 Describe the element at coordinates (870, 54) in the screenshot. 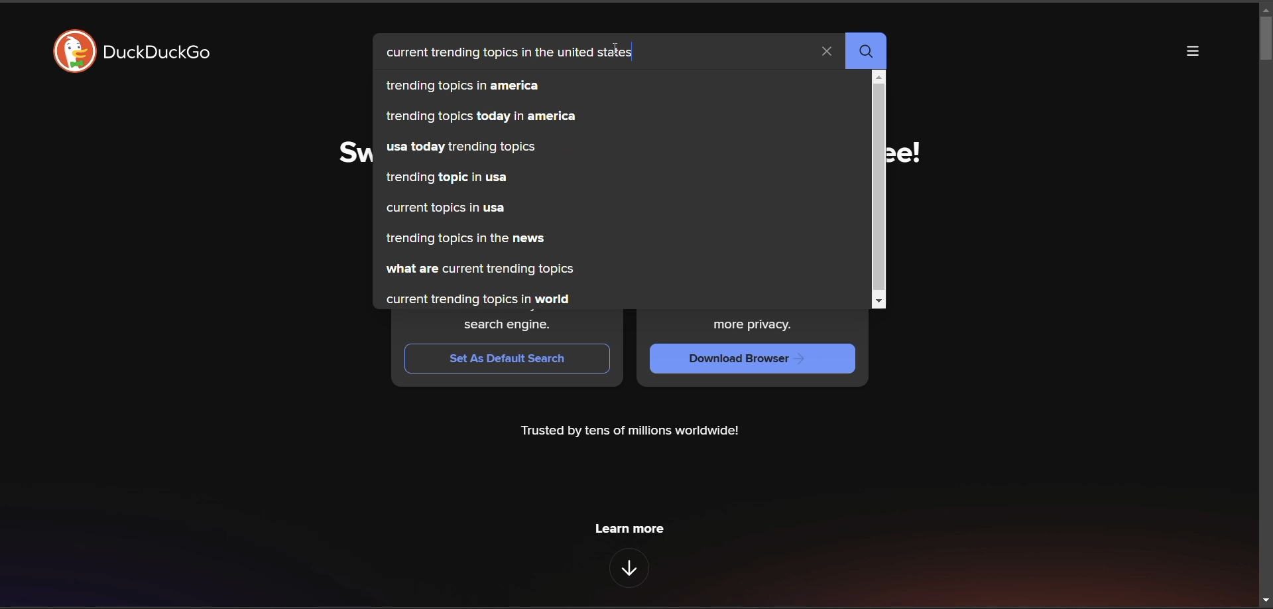

I see `search button` at that location.